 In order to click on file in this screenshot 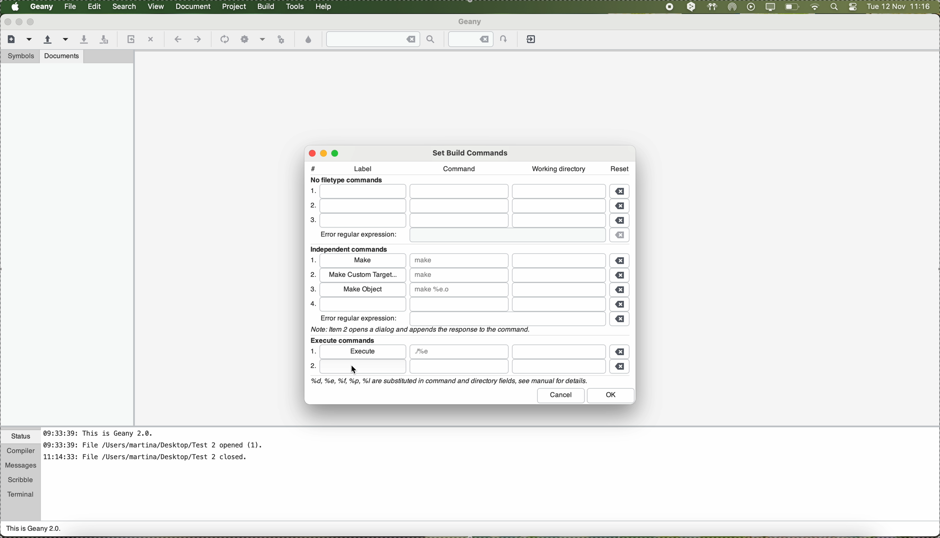, I will do `click(71, 7)`.